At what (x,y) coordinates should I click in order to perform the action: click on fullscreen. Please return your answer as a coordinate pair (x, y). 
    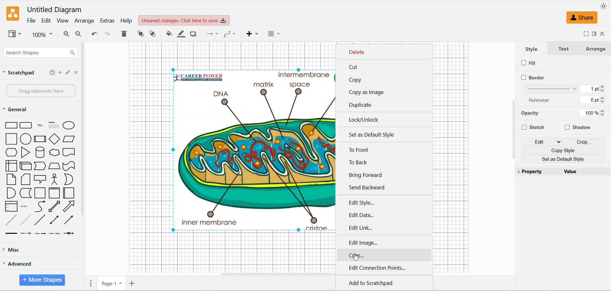
    Looking at the image, I should click on (586, 33).